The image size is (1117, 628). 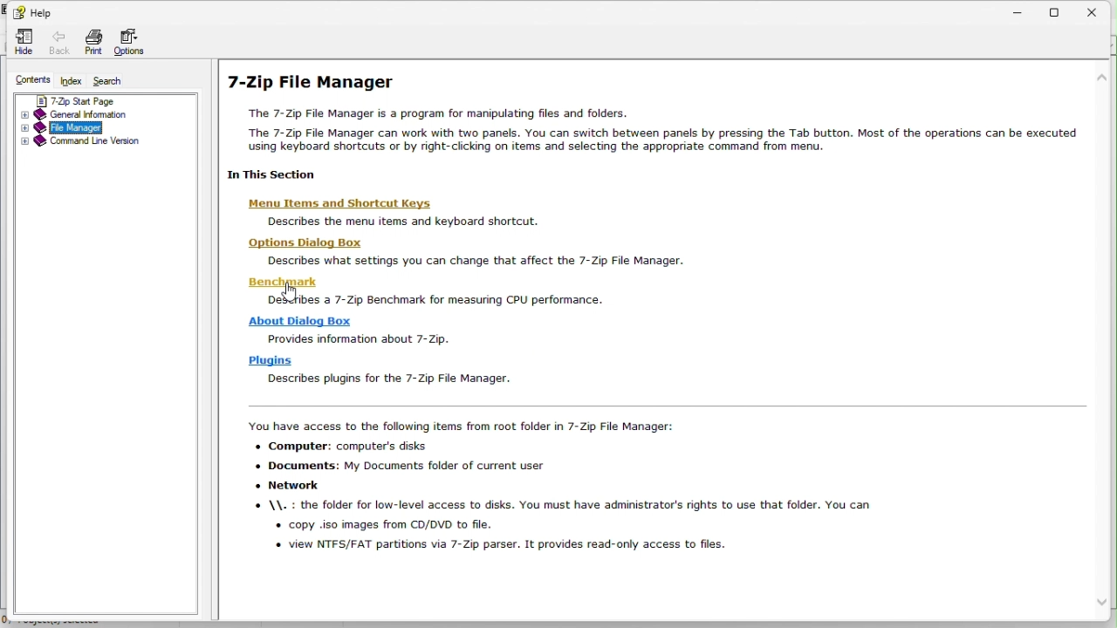 What do you see at coordinates (22, 39) in the screenshot?
I see `Hide` at bounding box center [22, 39].